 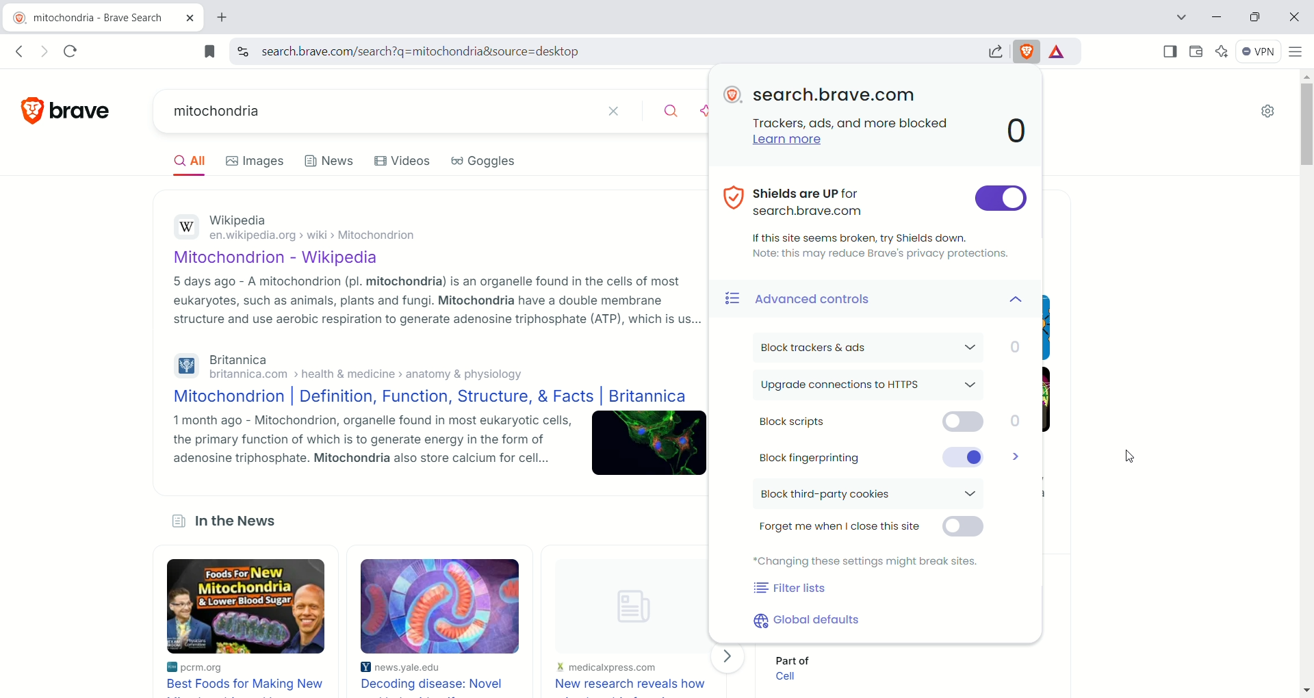 I want to click on block trackers & ads, so click(x=884, y=347).